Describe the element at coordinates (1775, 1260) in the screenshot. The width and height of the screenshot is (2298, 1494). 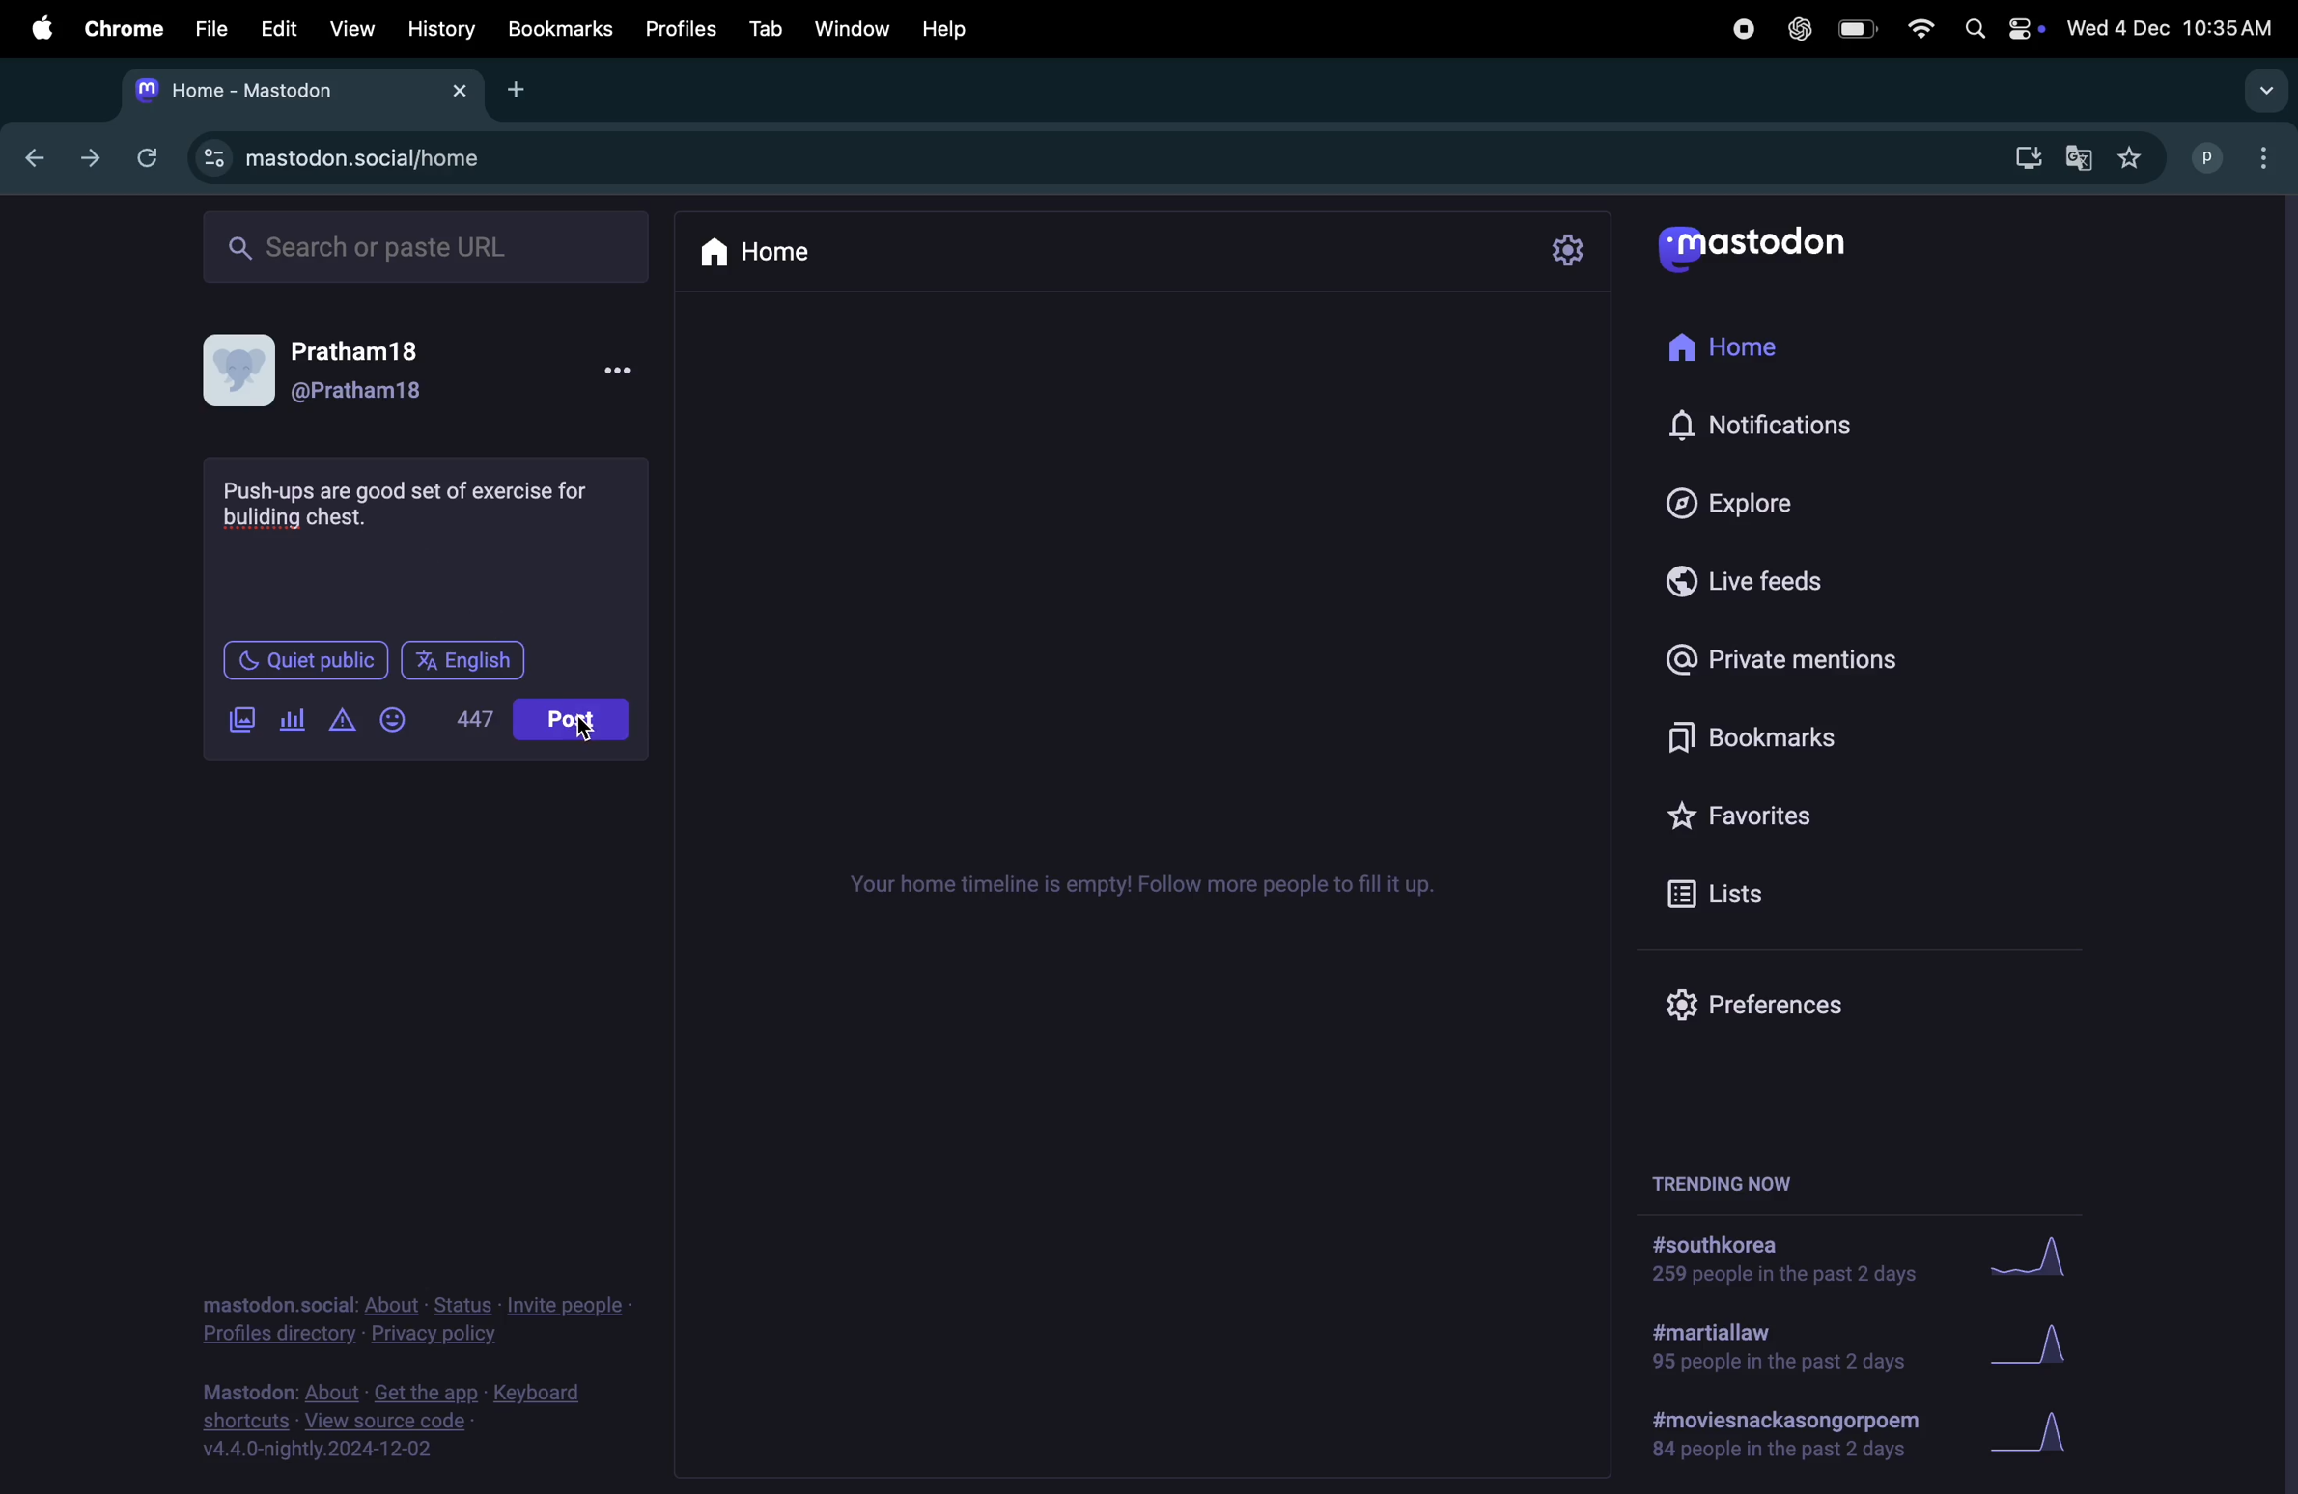
I see `#south korea` at that location.